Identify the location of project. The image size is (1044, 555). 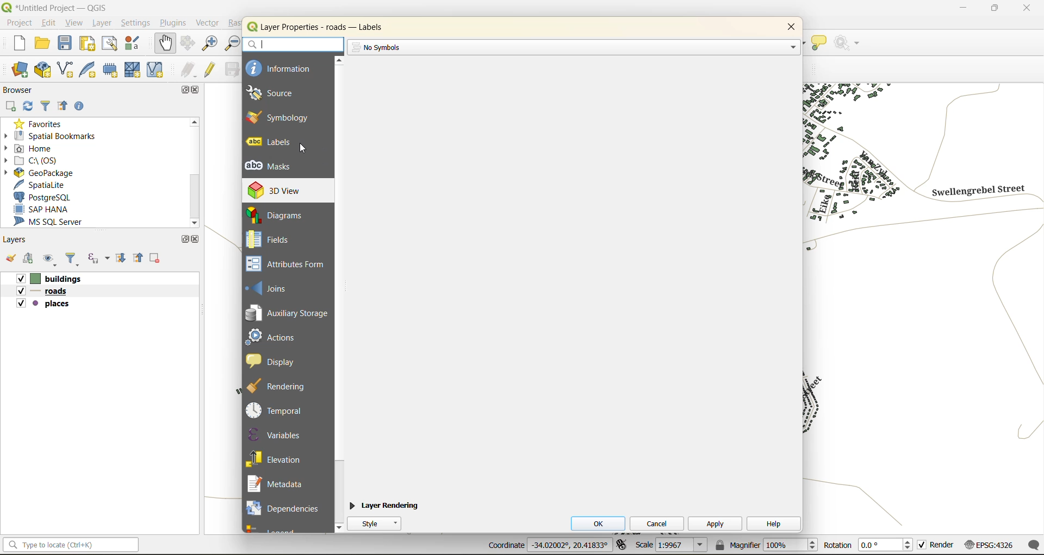
(19, 24).